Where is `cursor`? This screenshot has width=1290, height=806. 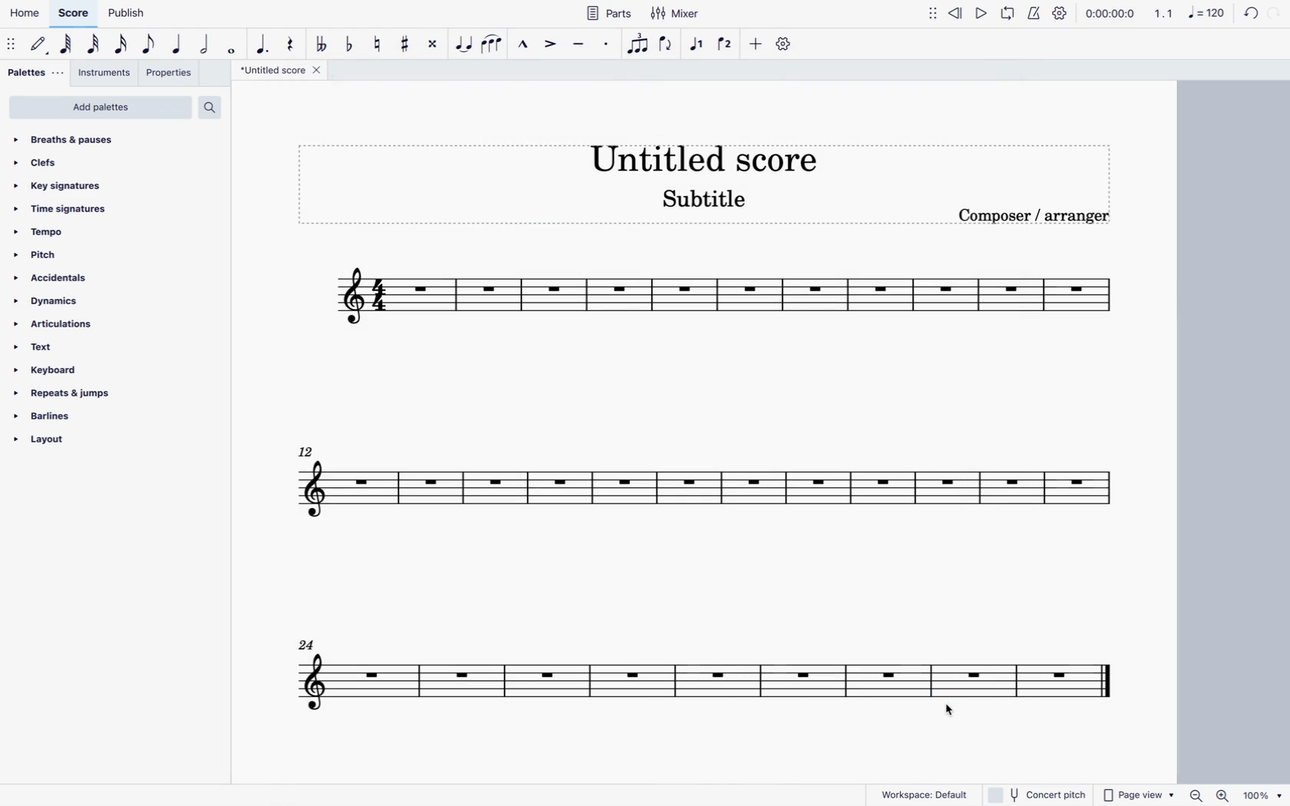
cursor is located at coordinates (953, 714).